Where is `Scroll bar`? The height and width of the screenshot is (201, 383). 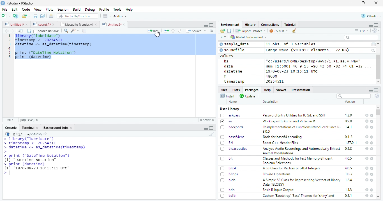 Scroll bar is located at coordinates (379, 67).